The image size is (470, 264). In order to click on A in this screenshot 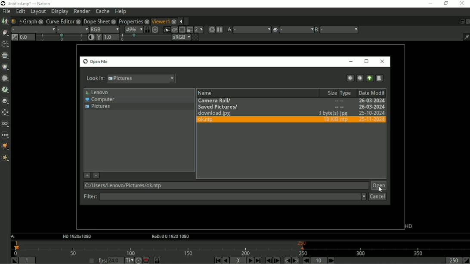, I will do `click(14, 236)`.